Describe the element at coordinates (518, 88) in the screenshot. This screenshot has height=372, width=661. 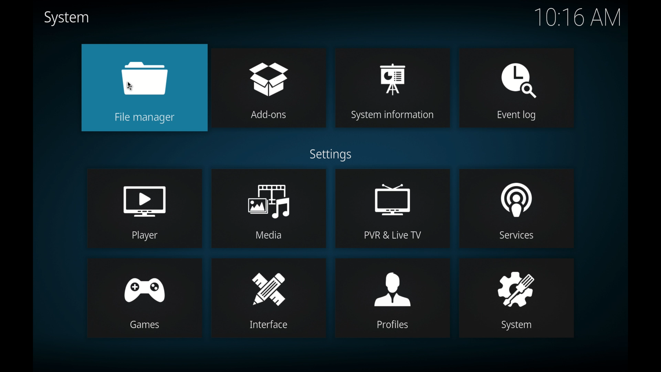
I see `event log` at that location.